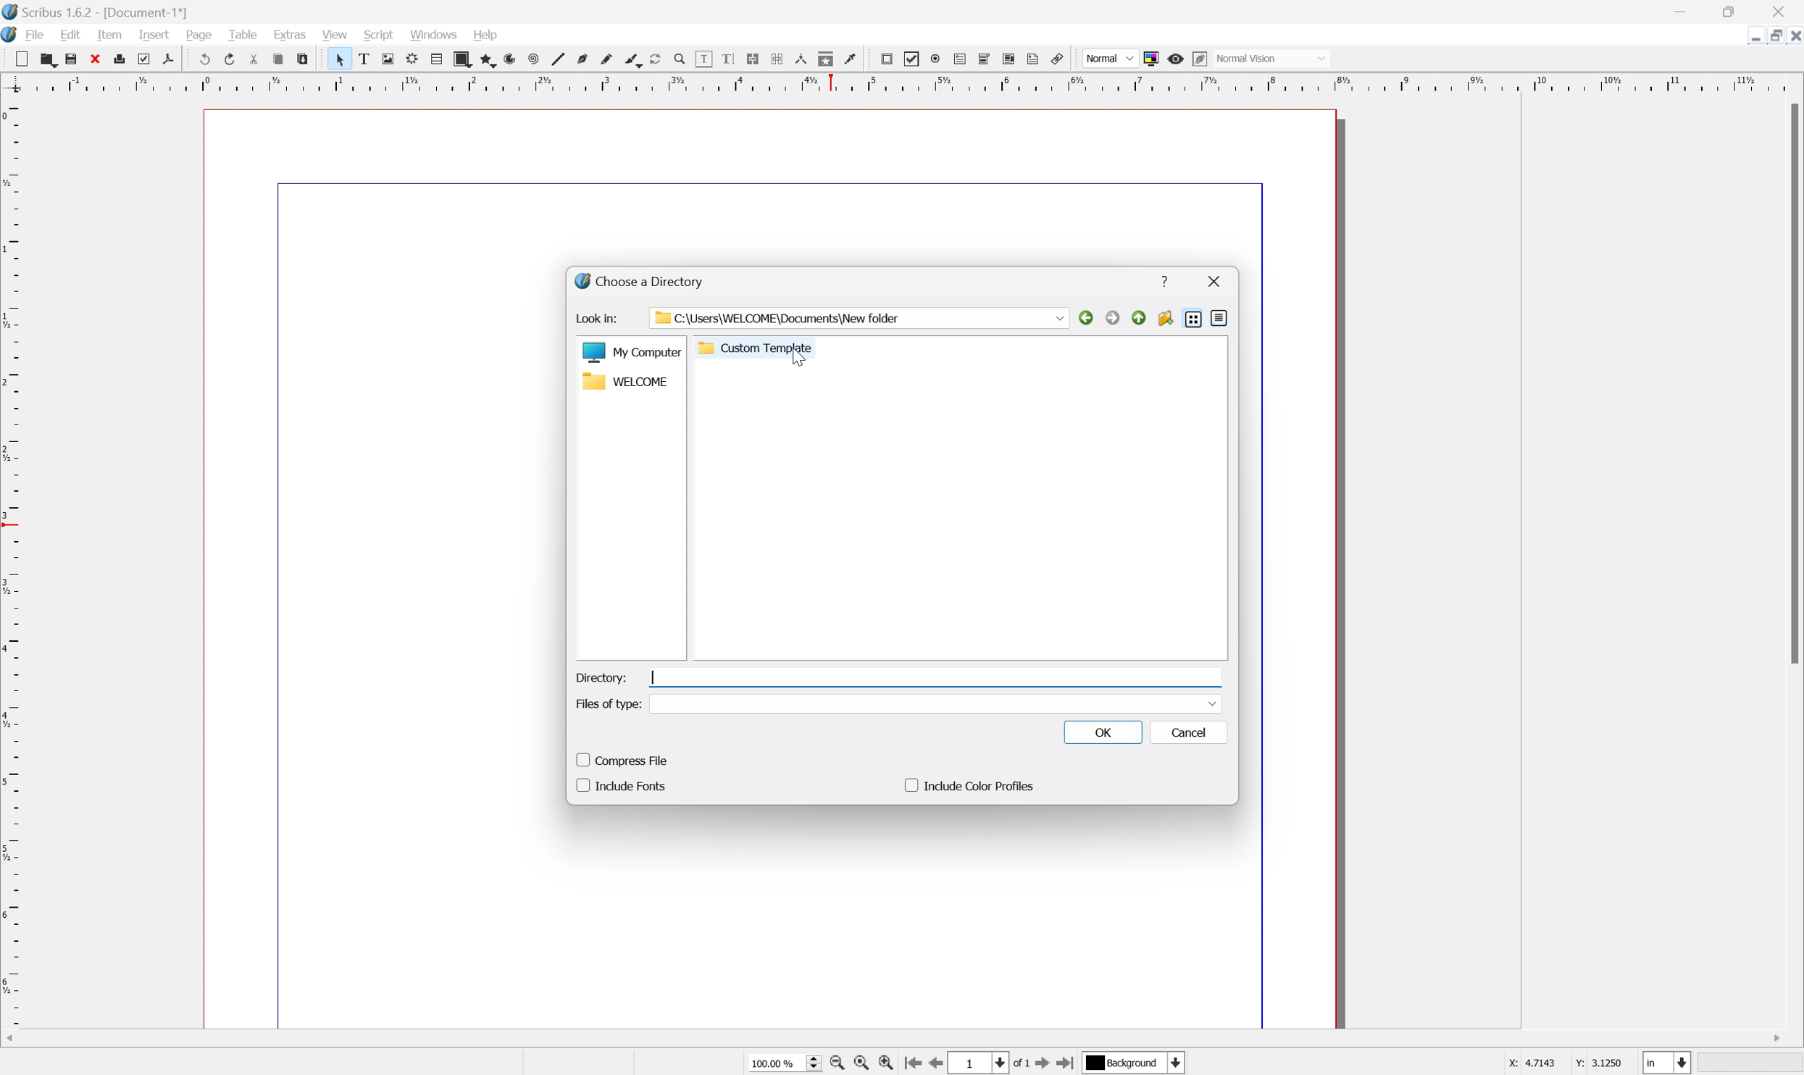 Image resolution: width=1804 pixels, height=1075 pixels. I want to click on parent directory, so click(1137, 318).